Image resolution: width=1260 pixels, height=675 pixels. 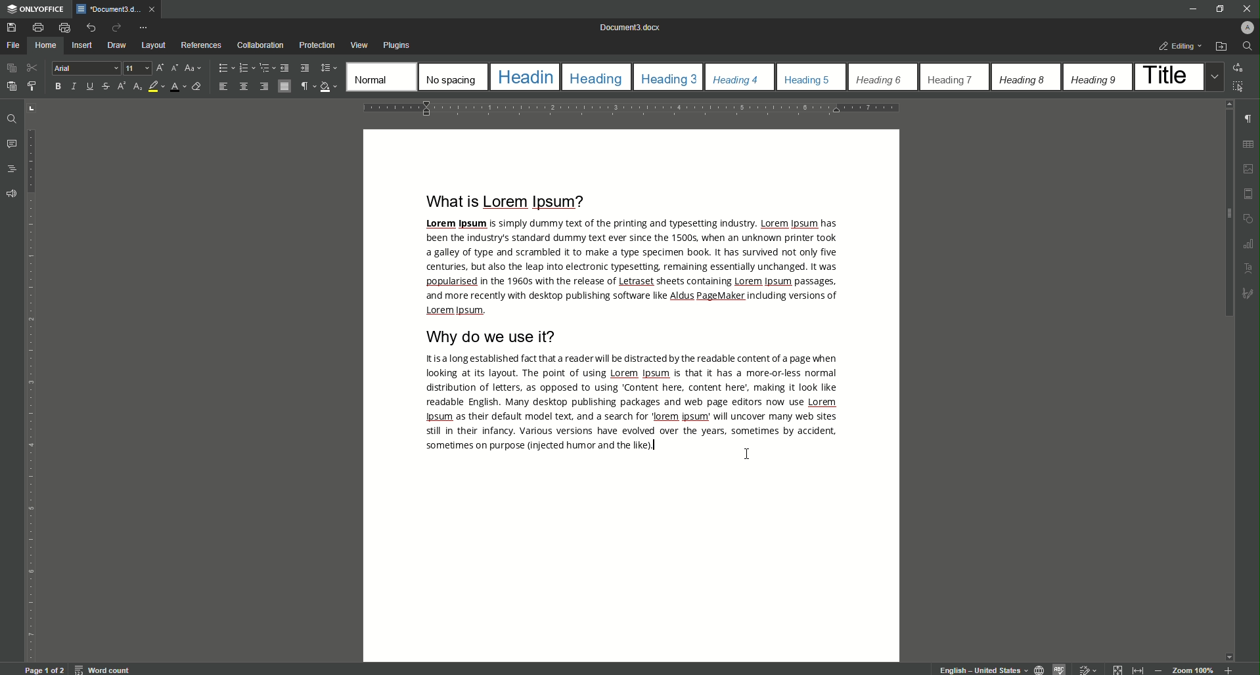 What do you see at coordinates (631, 28) in the screenshot?
I see `Document 0` at bounding box center [631, 28].